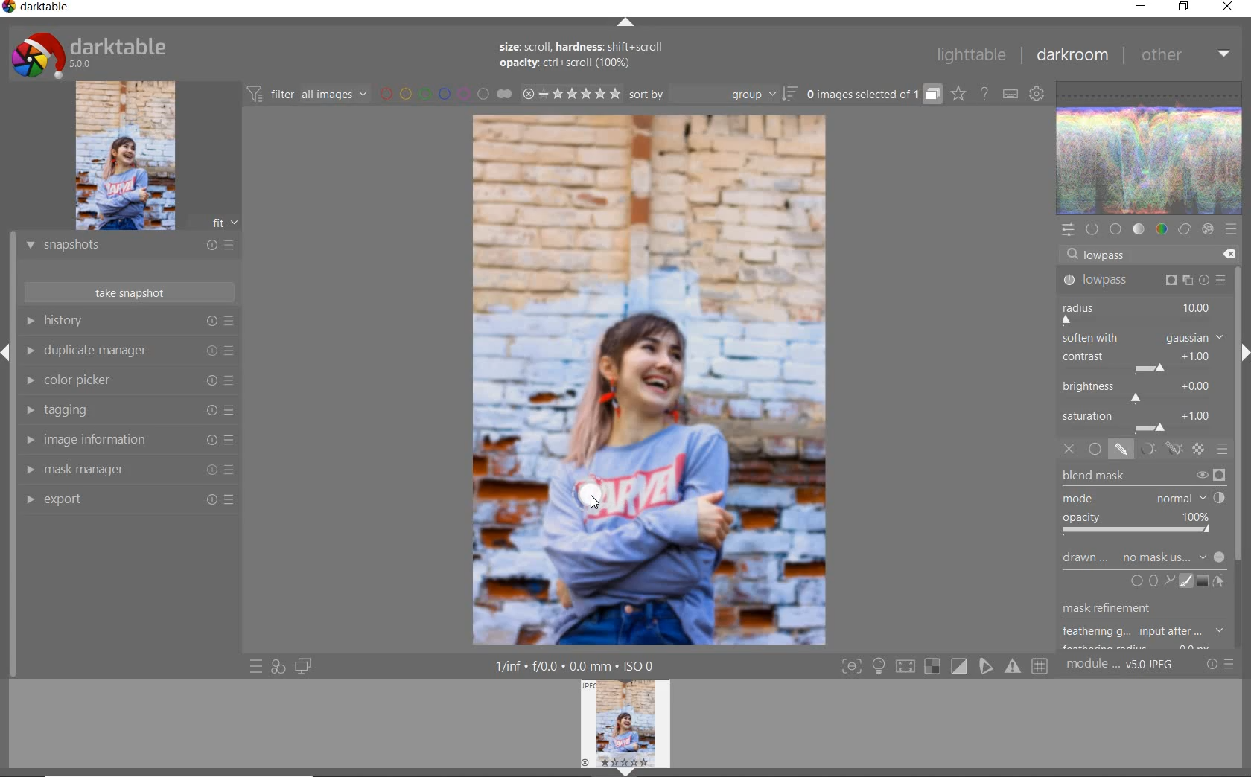 The height and width of the screenshot is (777, 1251). I want to click on color picker, so click(127, 383).